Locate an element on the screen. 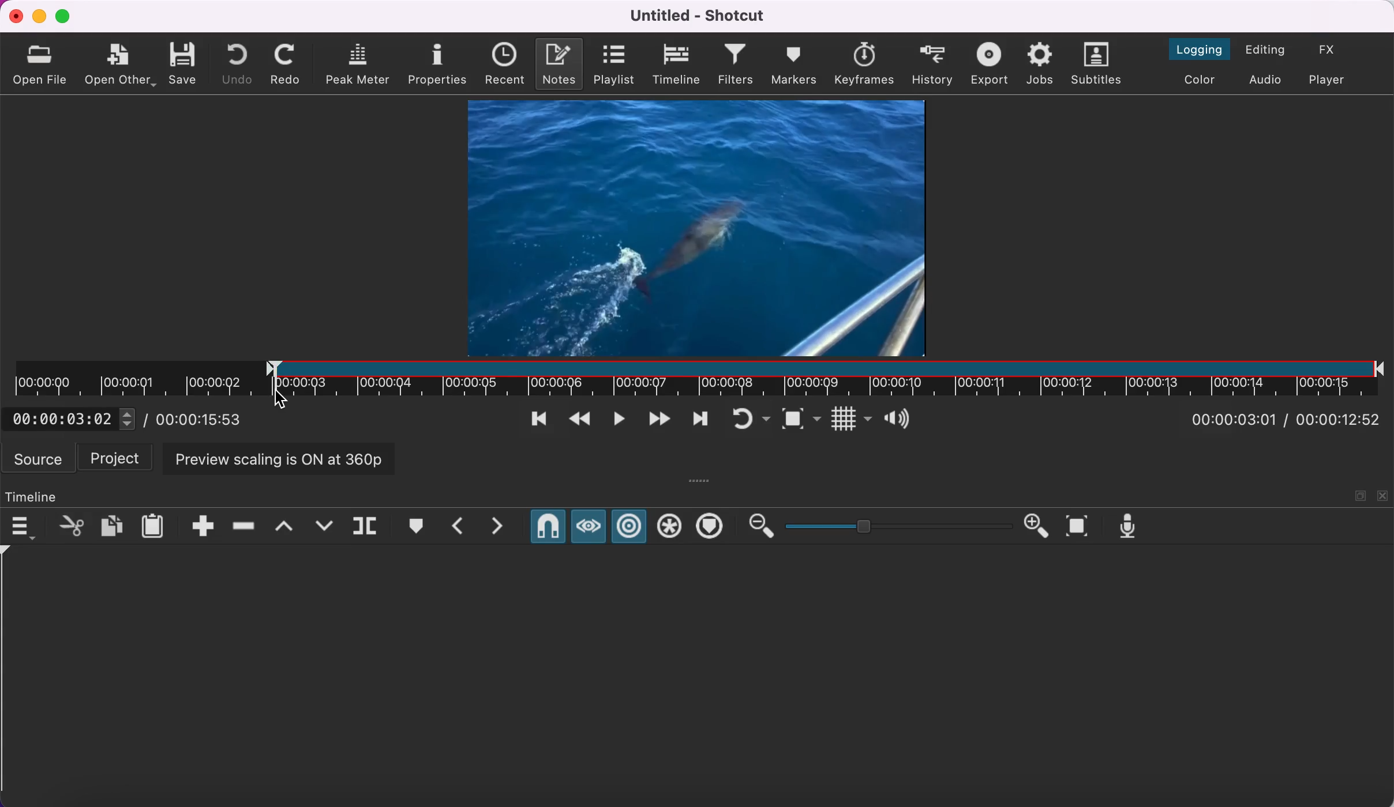 The image size is (1394, 807). overwrite is located at coordinates (323, 526).